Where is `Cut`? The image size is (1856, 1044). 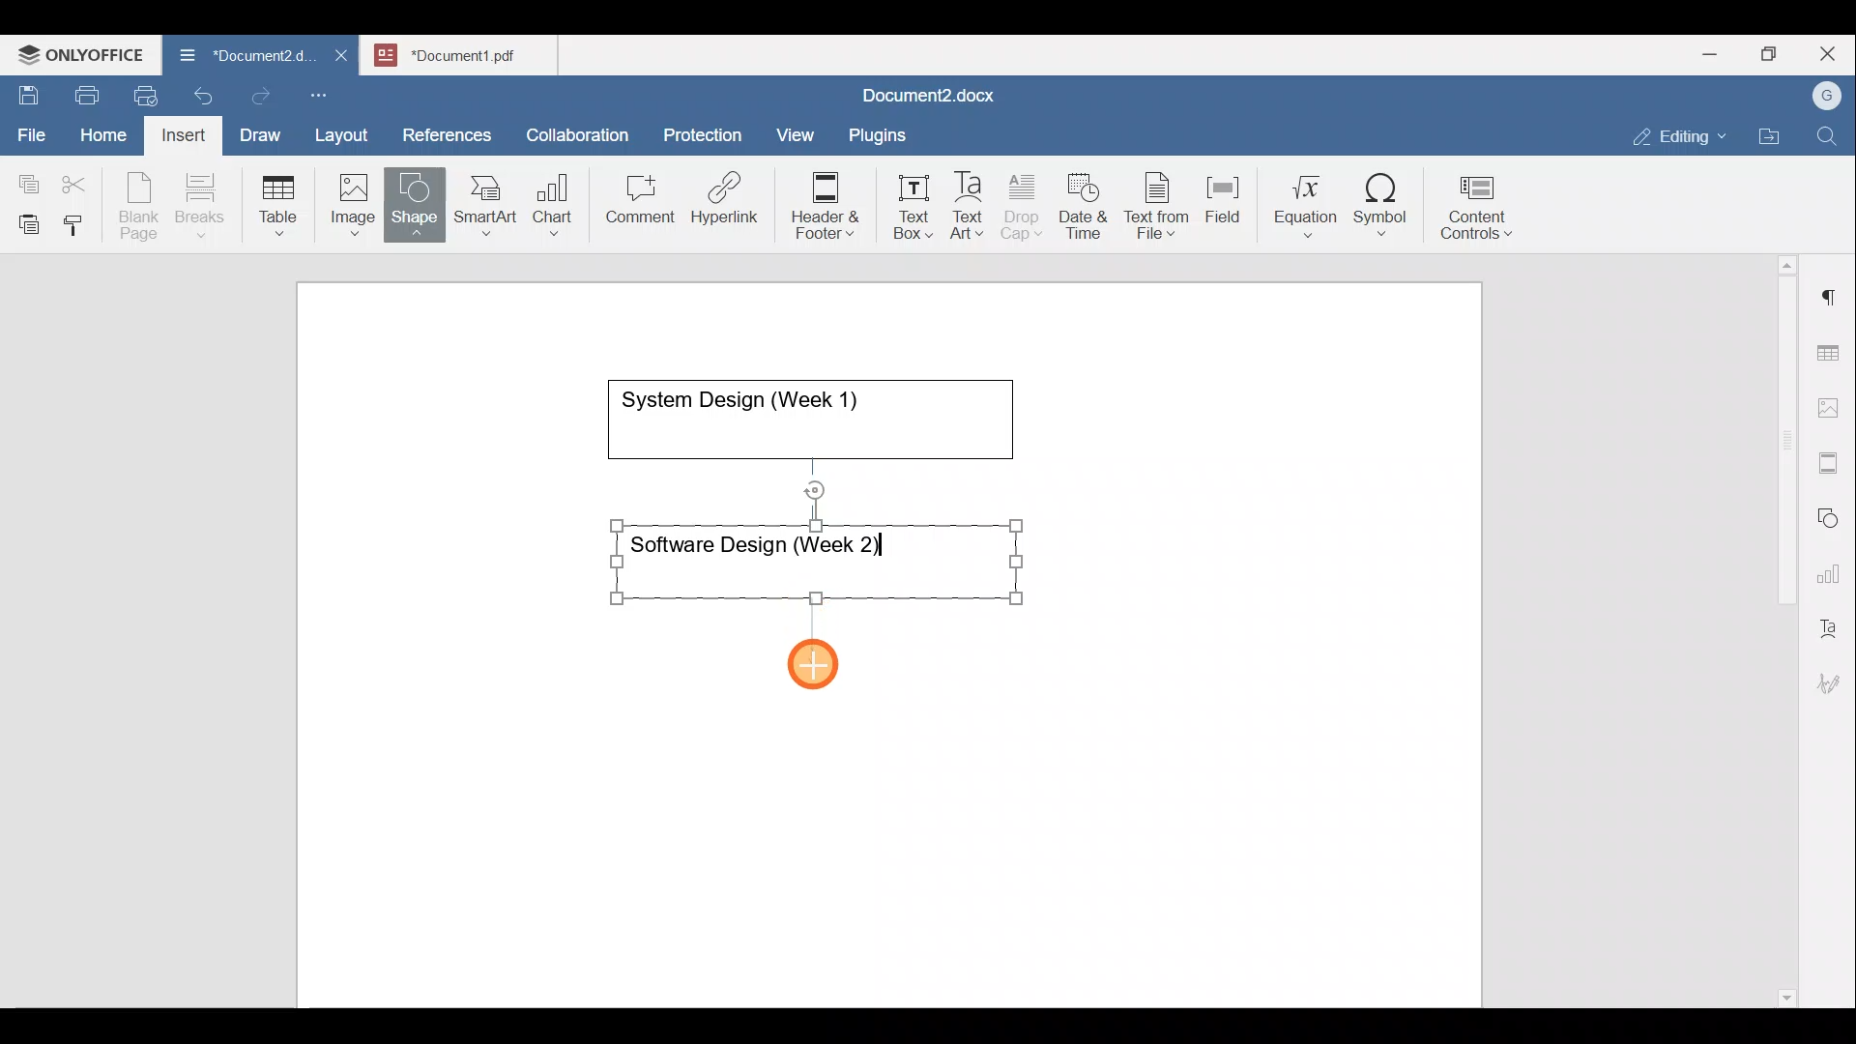
Cut is located at coordinates (81, 180).